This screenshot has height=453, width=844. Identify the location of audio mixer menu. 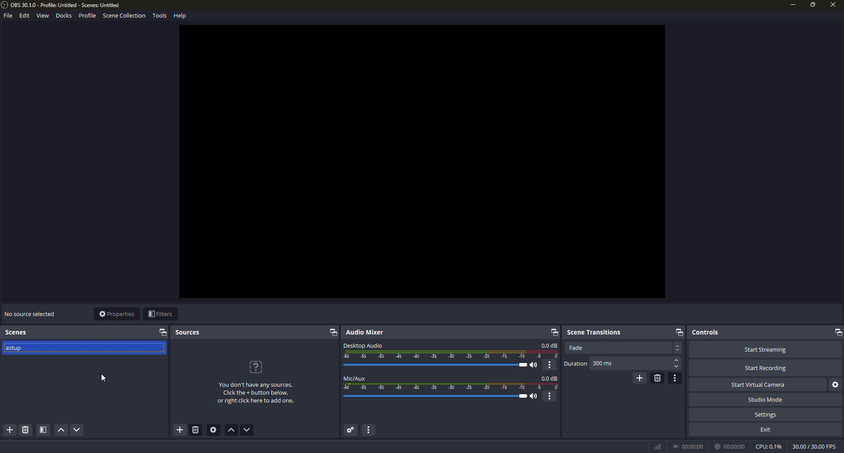
(371, 430).